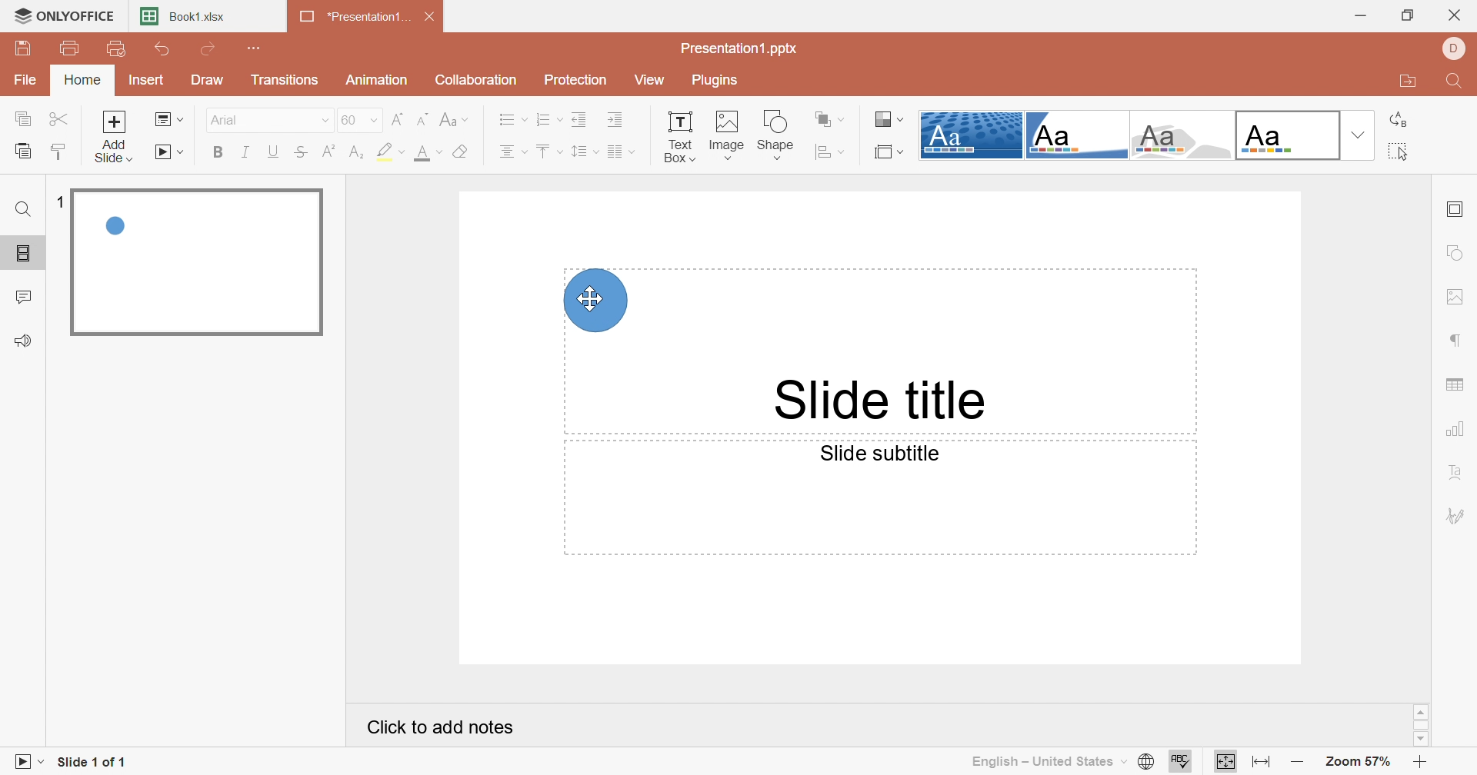 This screenshot has width=1477, height=775. Describe the element at coordinates (432, 17) in the screenshot. I see `Close` at that location.